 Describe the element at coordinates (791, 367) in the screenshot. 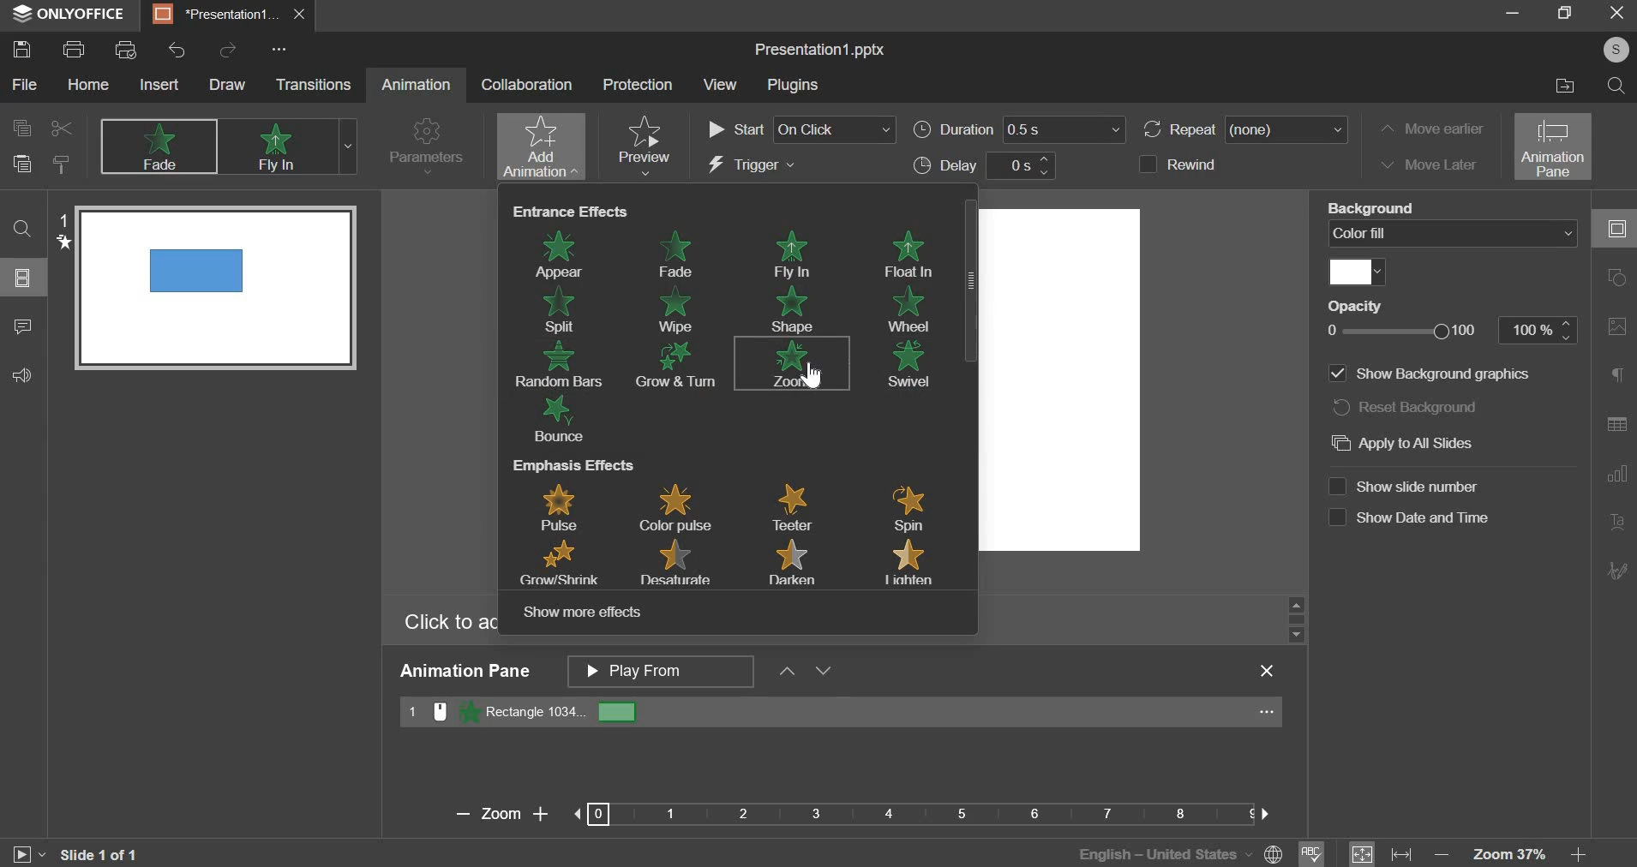

I see `zoom` at that location.